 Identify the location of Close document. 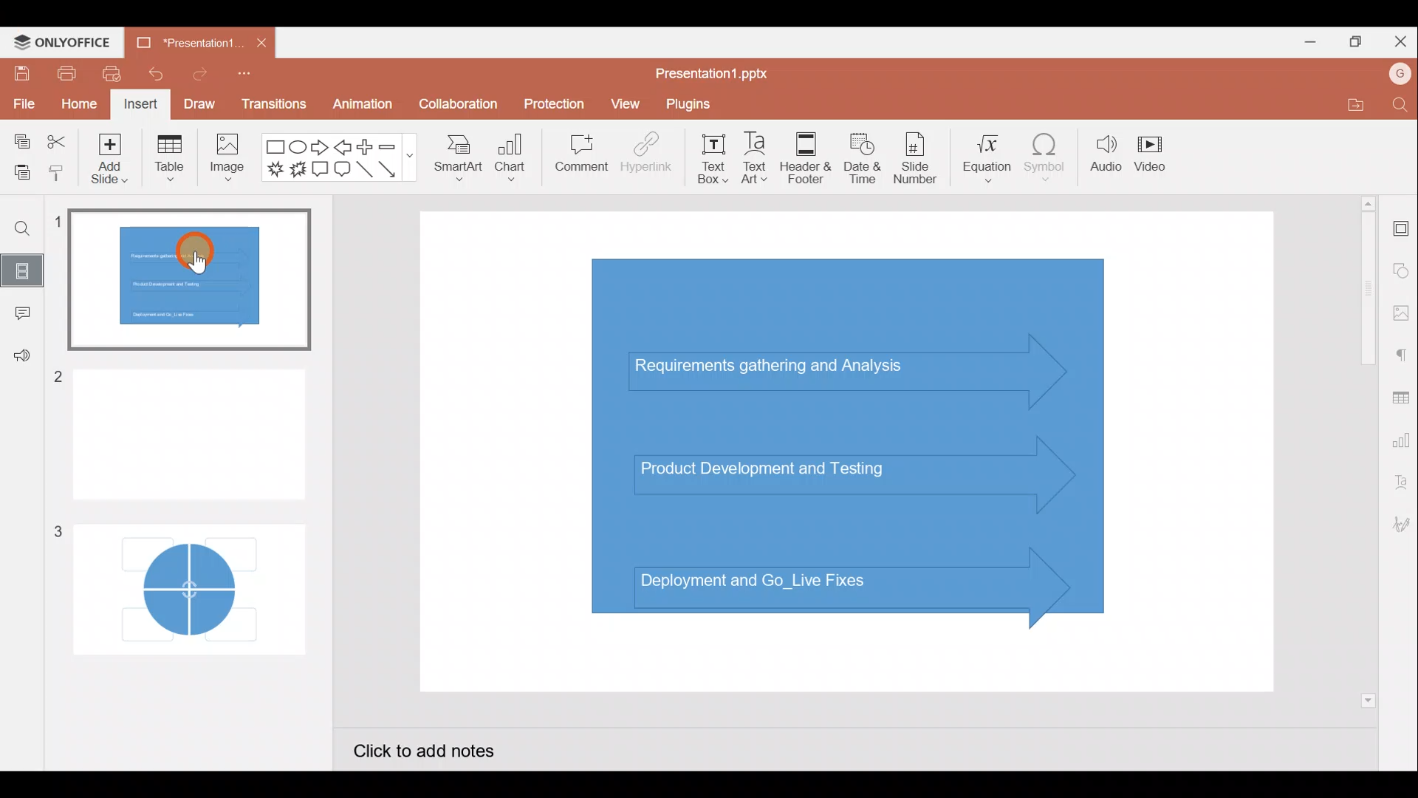
(262, 42).